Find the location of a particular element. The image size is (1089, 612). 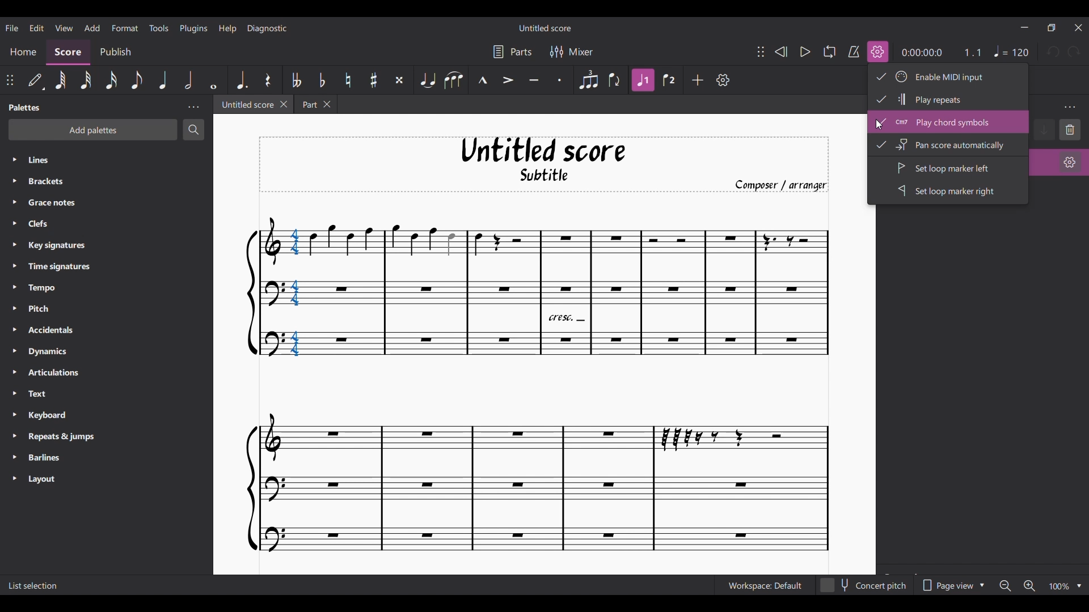

Mixer settings is located at coordinates (571, 52).